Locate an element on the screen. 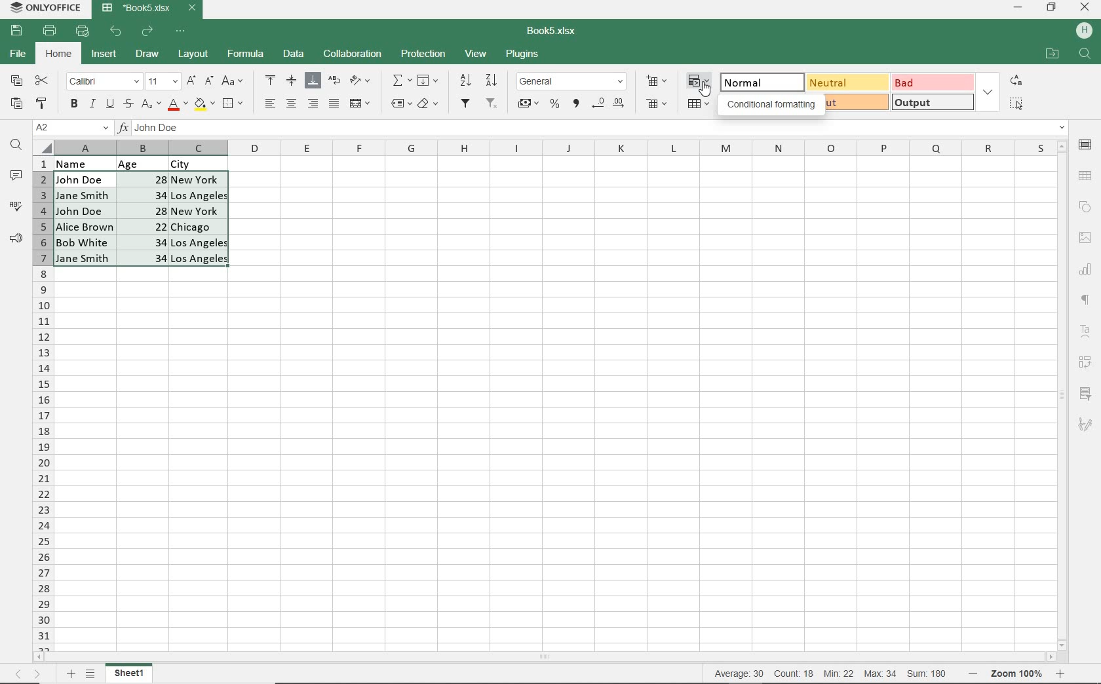 This screenshot has width=1101, height=684. NAME MANAGER is located at coordinates (71, 128).